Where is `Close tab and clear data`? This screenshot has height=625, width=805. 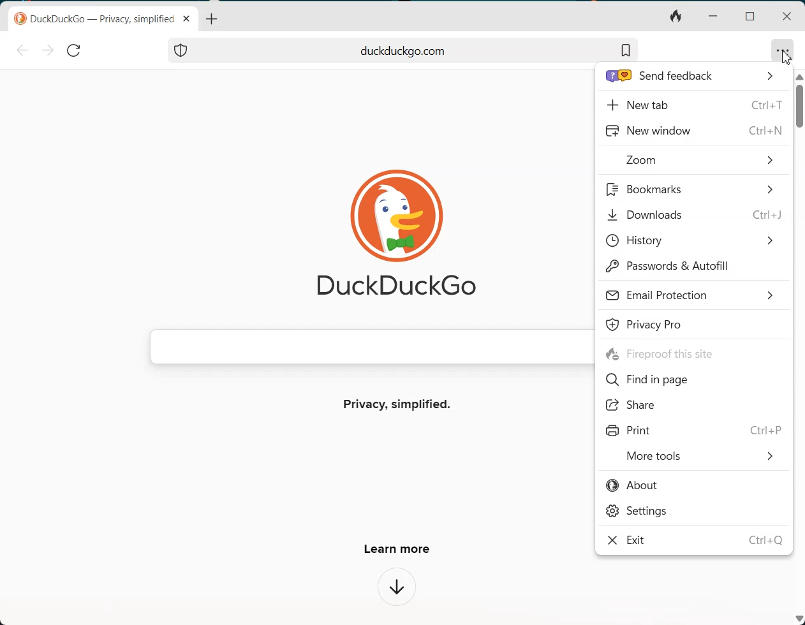
Close tab and clear data is located at coordinates (676, 17).